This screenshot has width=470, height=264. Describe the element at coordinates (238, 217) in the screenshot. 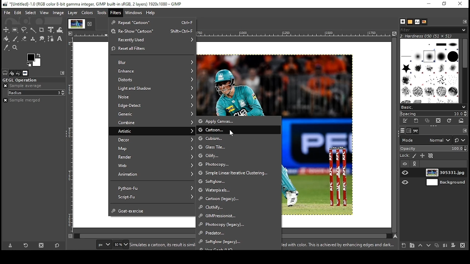

I see `GIMPressionist` at that location.